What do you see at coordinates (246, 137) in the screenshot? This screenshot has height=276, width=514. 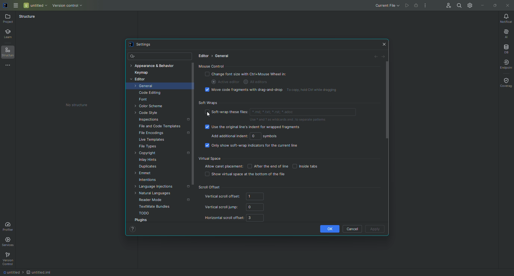 I see `Add additional indent` at bounding box center [246, 137].